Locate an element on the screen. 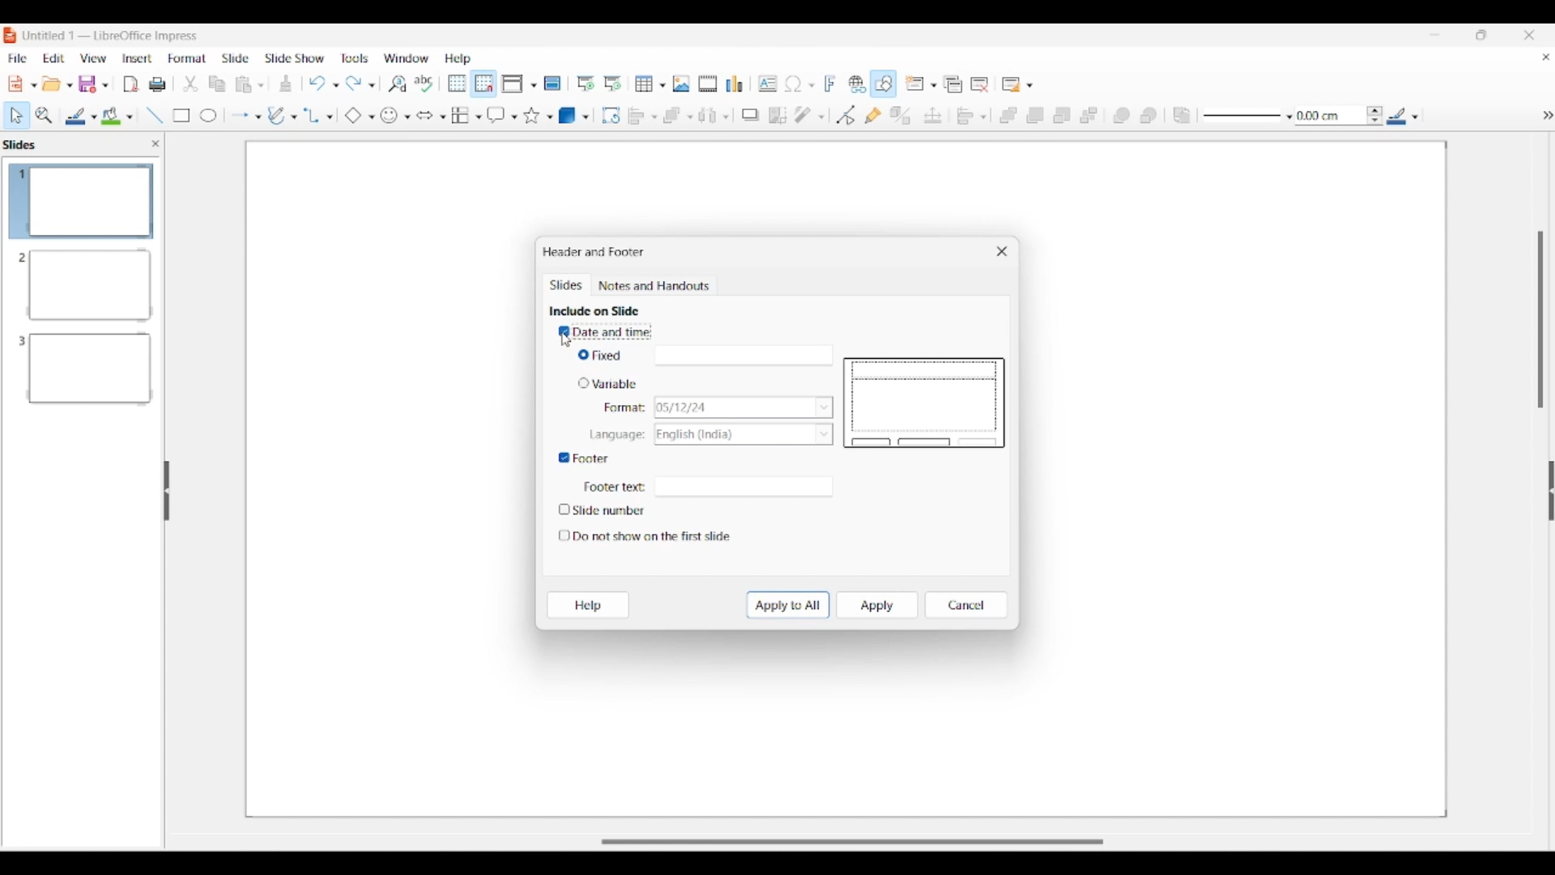  View menu is located at coordinates (94, 58).